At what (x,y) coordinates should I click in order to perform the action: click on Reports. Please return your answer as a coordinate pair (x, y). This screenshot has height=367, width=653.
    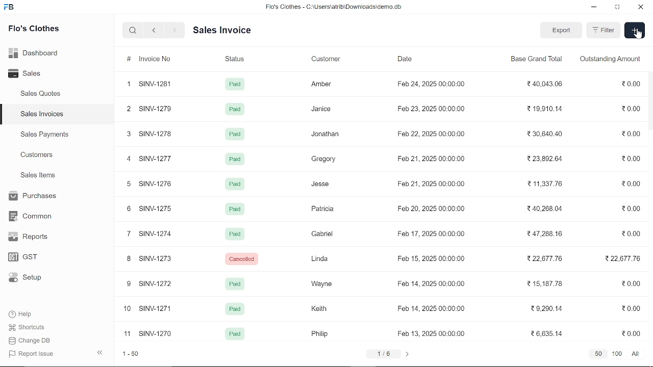
    Looking at the image, I should click on (31, 237).